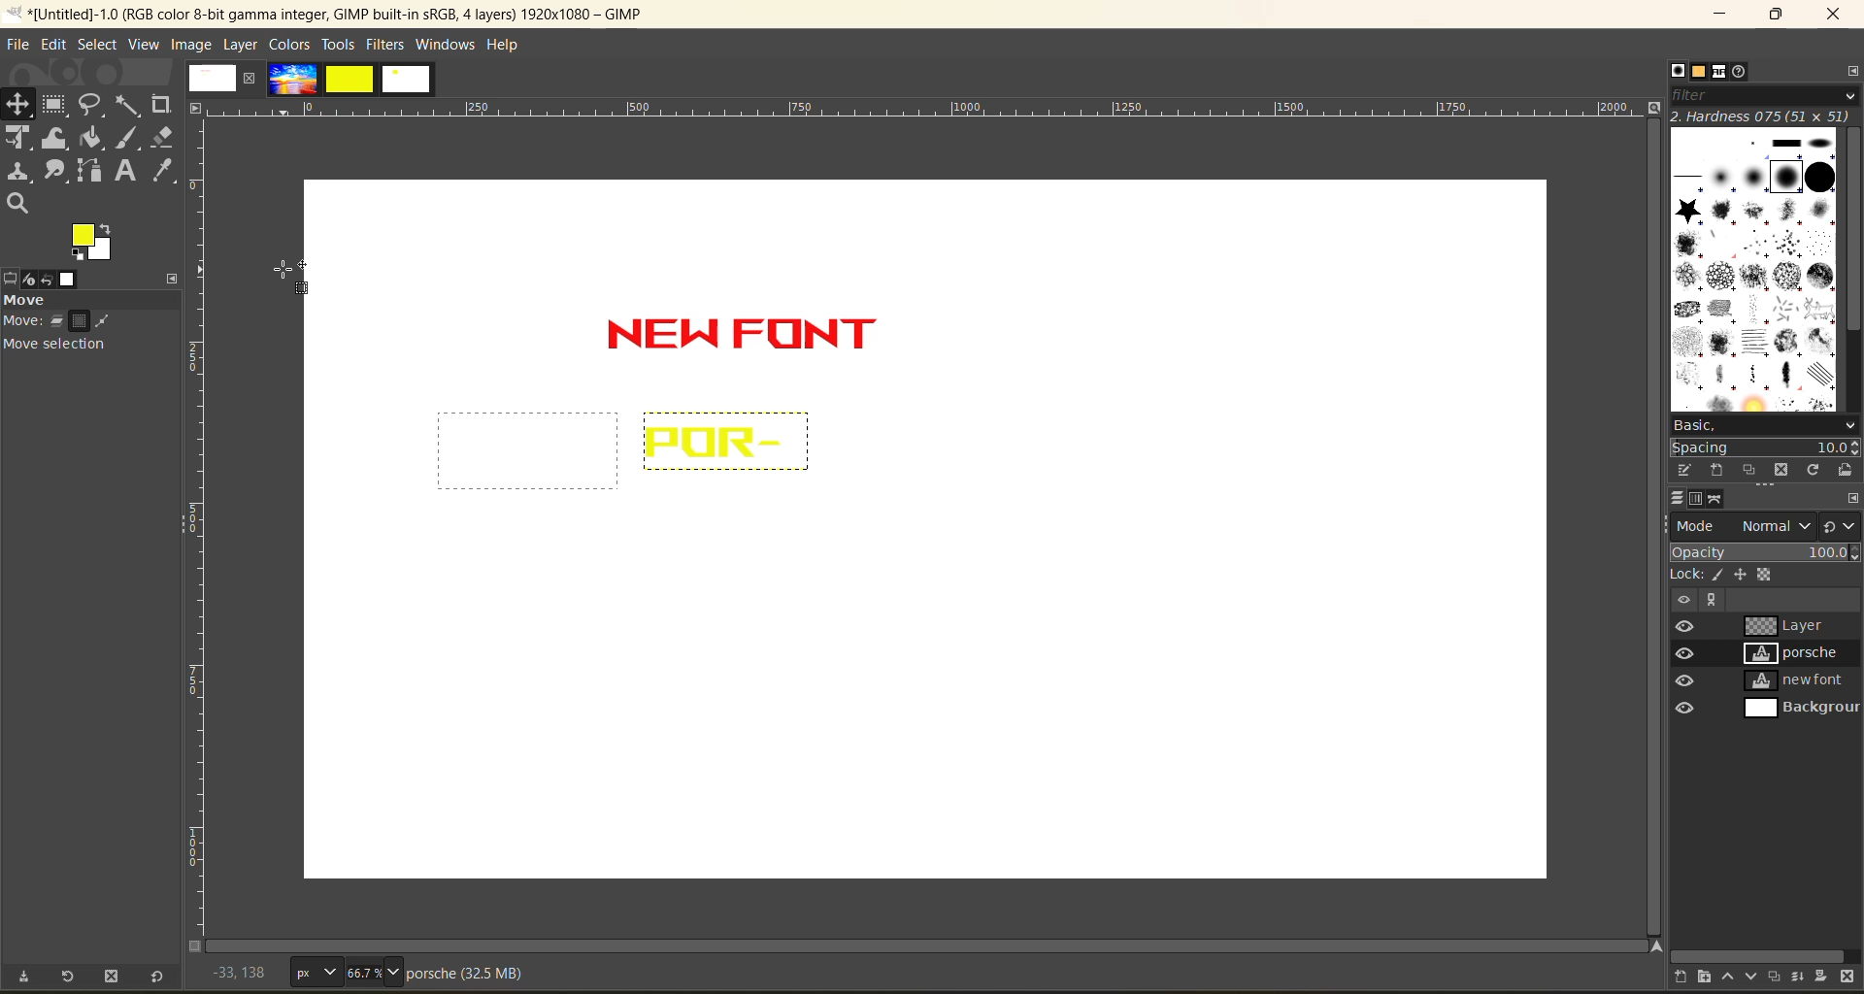 This screenshot has width=1864, height=994. Describe the element at coordinates (1724, 499) in the screenshot. I see `paths` at that location.